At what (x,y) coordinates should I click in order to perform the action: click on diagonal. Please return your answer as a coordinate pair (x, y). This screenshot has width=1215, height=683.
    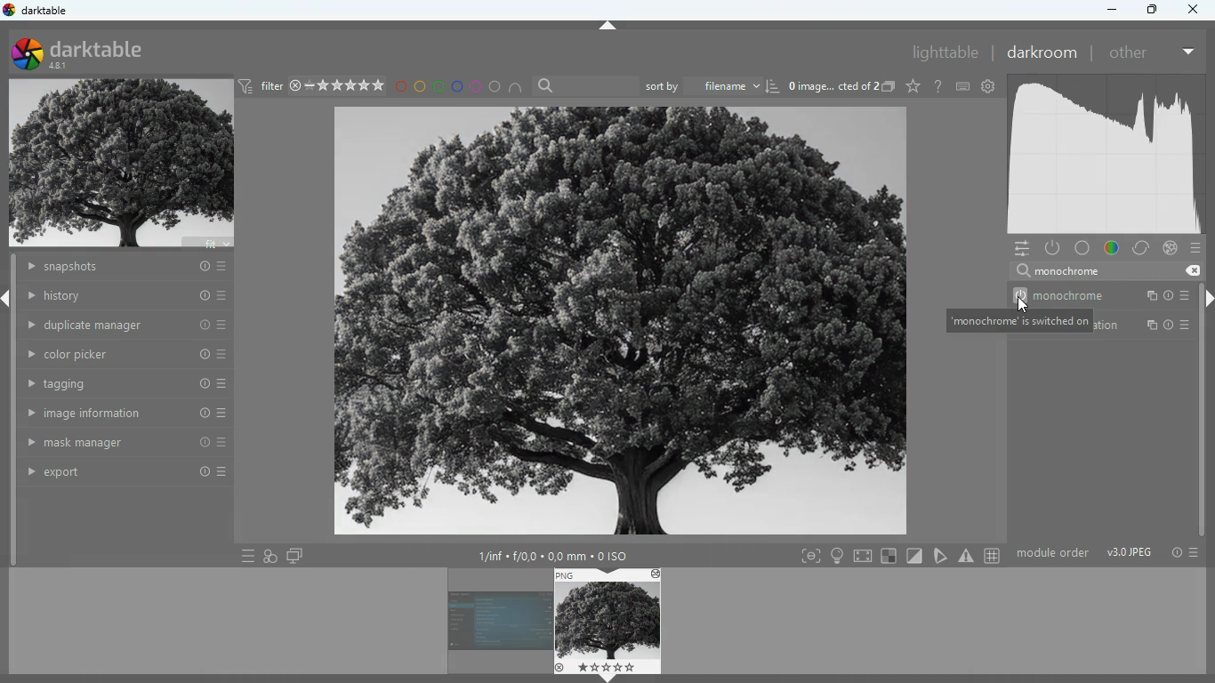
    Looking at the image, I should click on (914, 557).